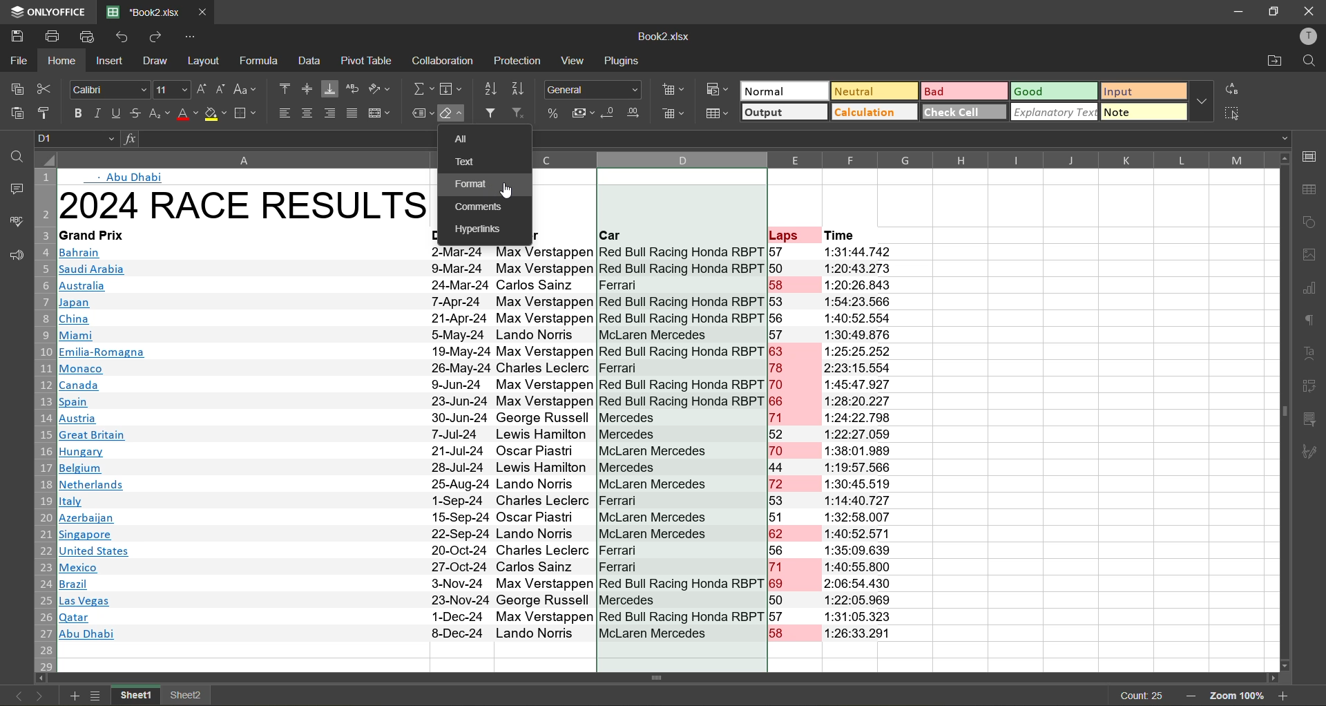  What do you see at coordinates (46, 111) in the screenshot?
I see `copy style` at bounding box center [46, 111].